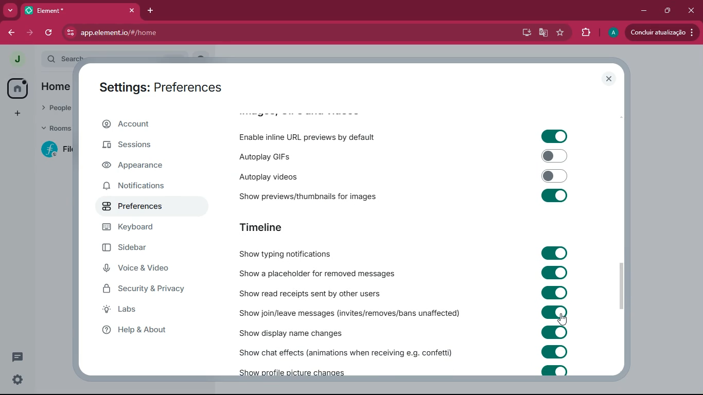 The width and height of the screenshot is (703, 395). I want to click on add, so click(17, 114).